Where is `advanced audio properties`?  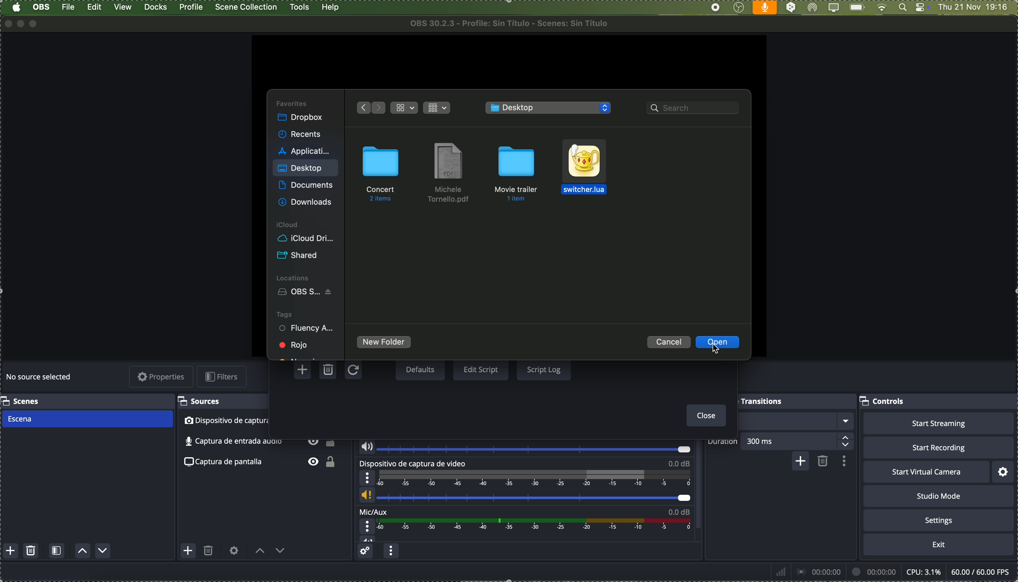 advanced audio properties is located at coordinates (366, 552).